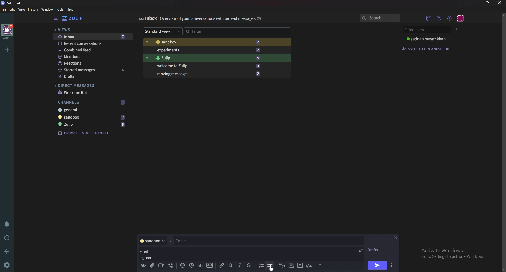 Image resolution: width=506 pixels, height=272 pixels. What do you see at coordinates (266, 241) in the screenshot?
I see `Topic` at bounding box center [266, 241].